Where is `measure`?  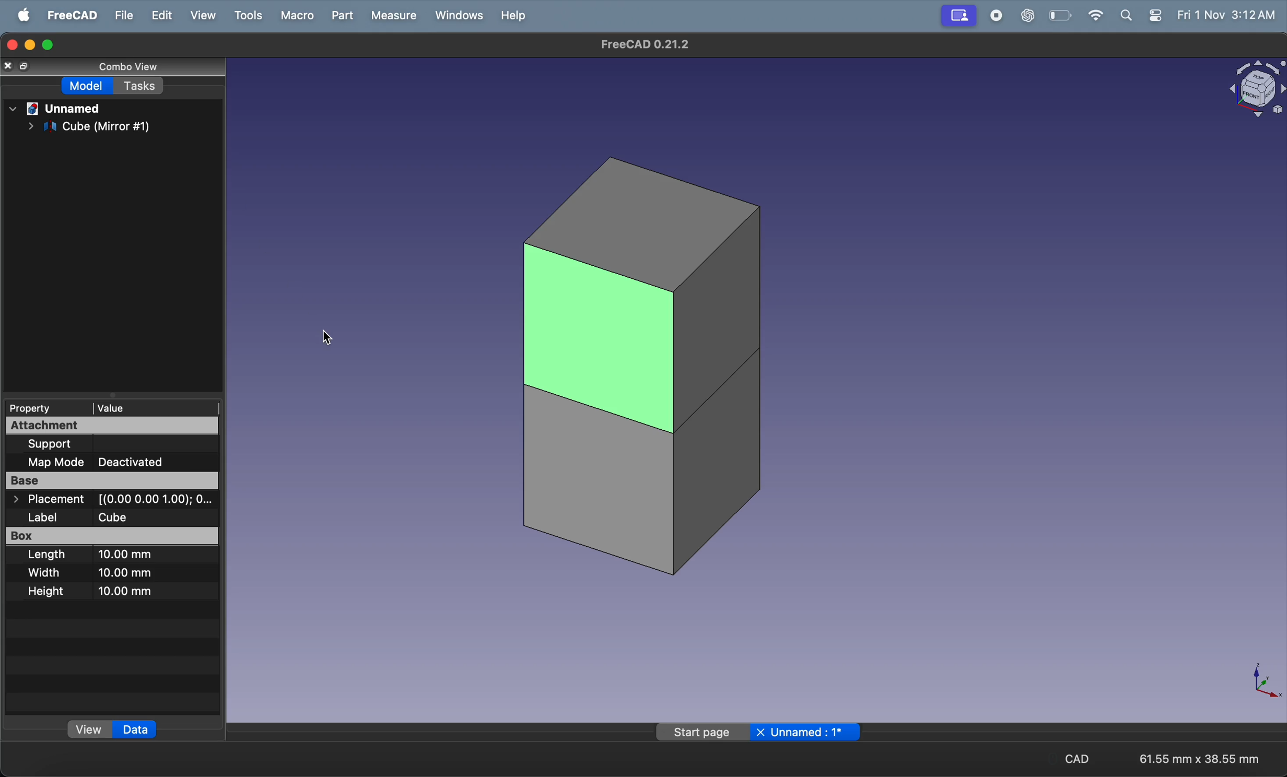
measure is located at coordinates (394, 16).